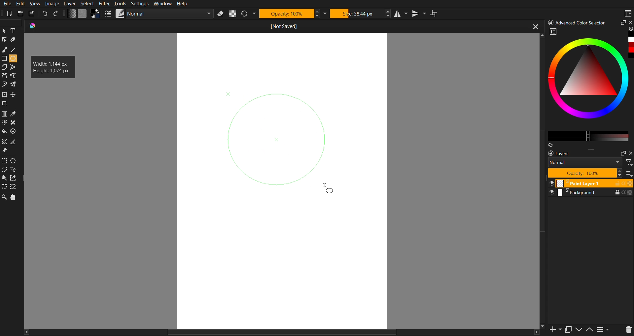  What do you see at coordinates (629, 173) in the screenshot?
I see `more` at bounding box center [629, 173].